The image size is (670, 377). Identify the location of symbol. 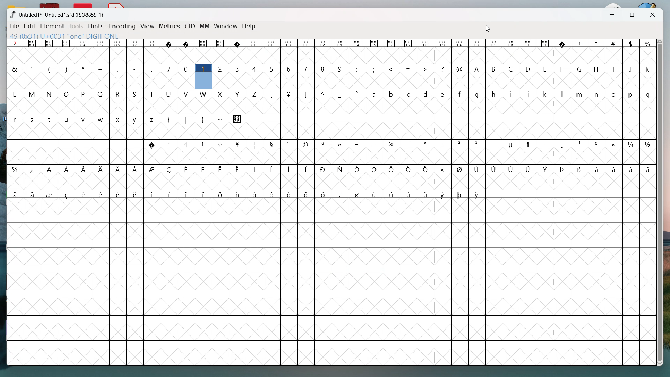
(444, 194).